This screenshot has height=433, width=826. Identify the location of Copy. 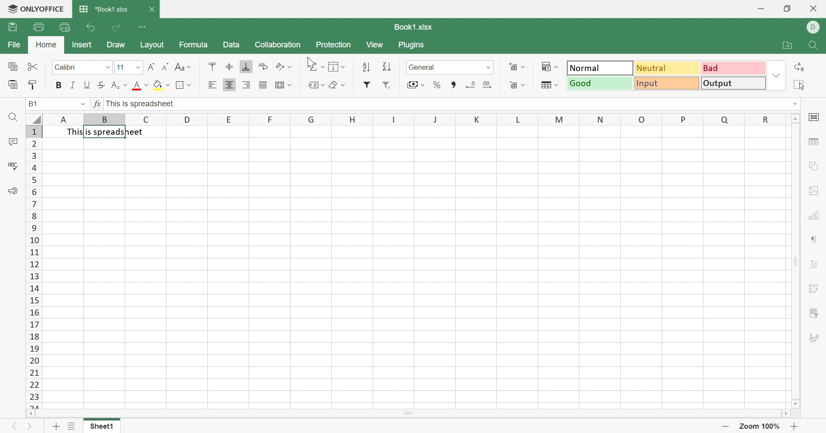
(12, 66).